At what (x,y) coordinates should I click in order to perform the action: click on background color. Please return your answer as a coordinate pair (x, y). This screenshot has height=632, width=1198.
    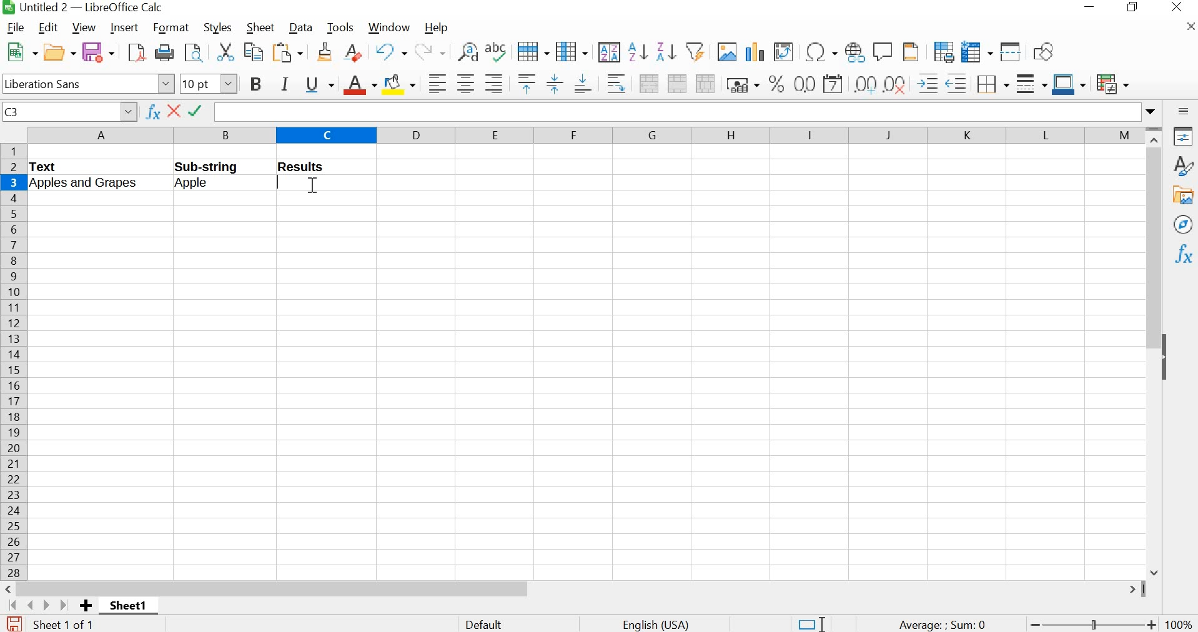
    Looking at the image, I should click on (400, 84).